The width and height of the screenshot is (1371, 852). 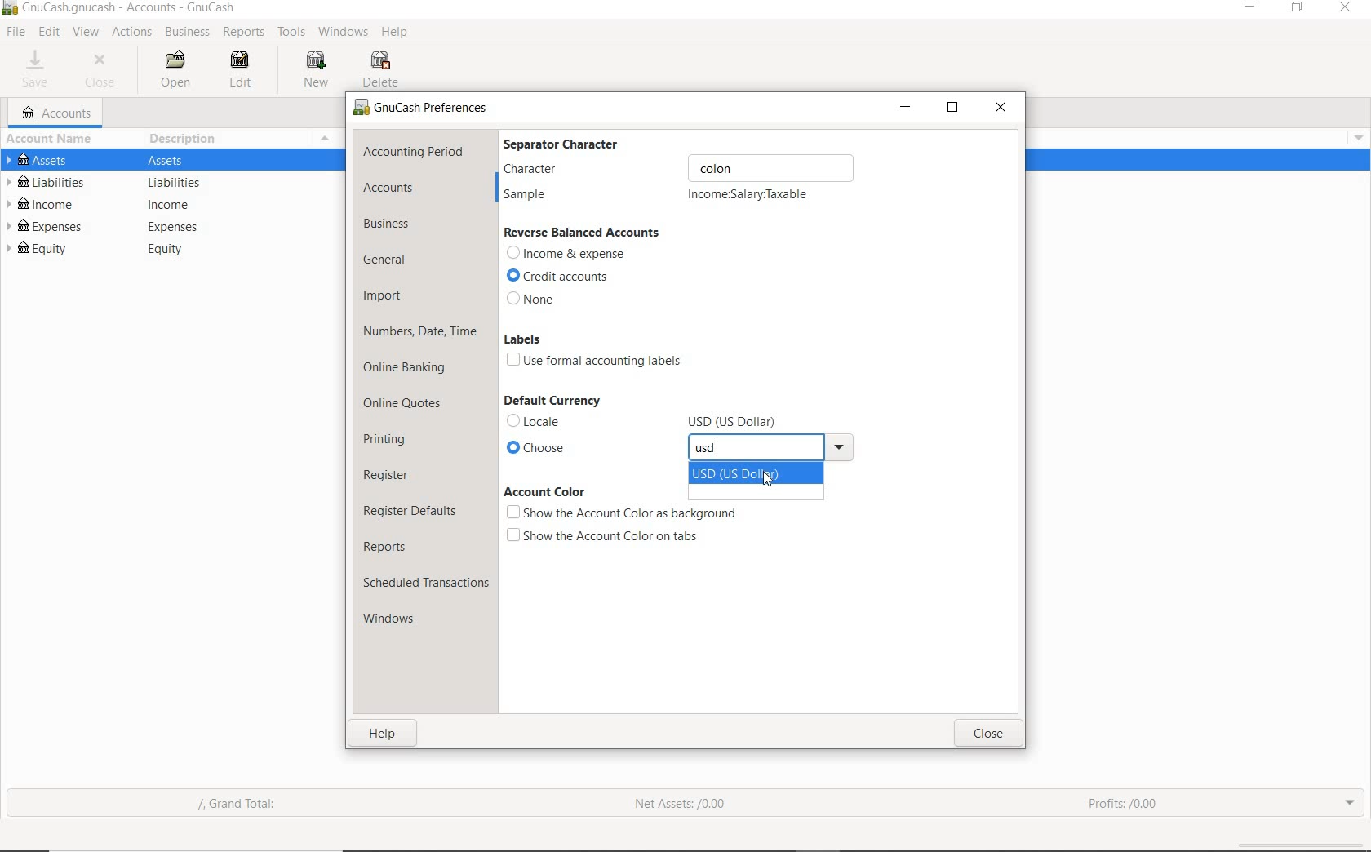 I want to click on close, so click(x=988, y=734).